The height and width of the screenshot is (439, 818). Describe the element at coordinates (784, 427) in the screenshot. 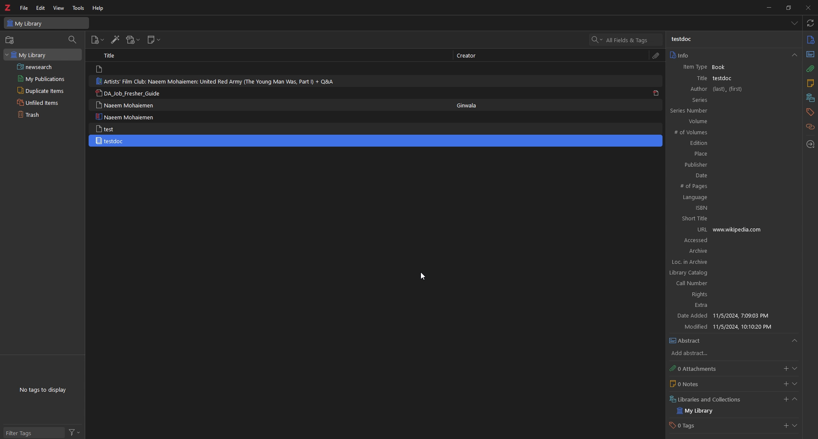

I see `add tags` at that location.